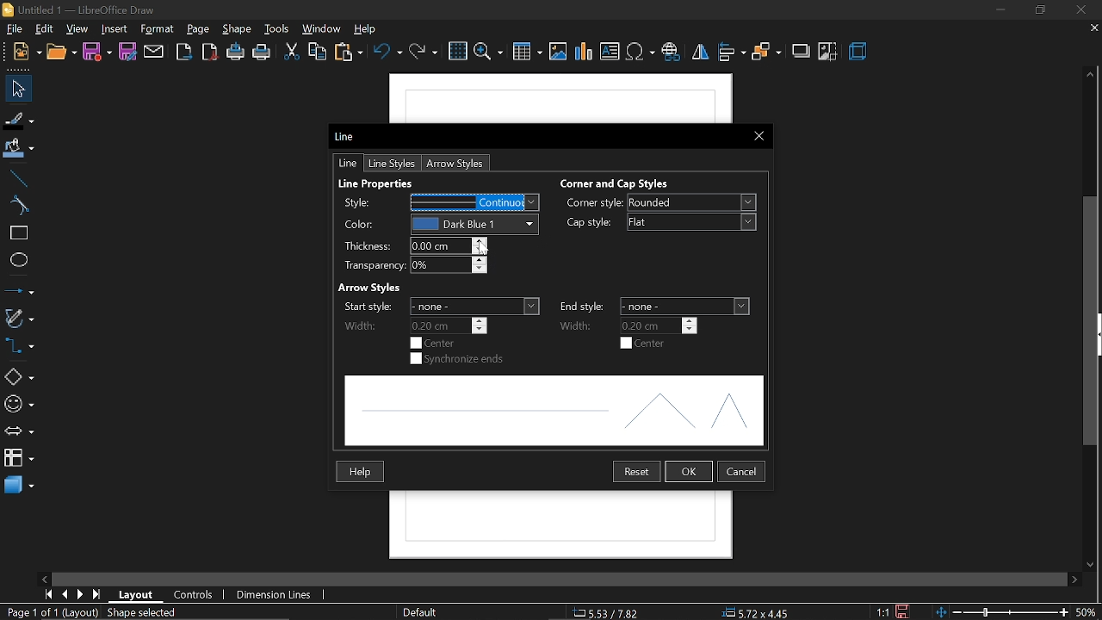 This screenshot has width=1102, height=620. I want to click on page style, so click(419, 611).